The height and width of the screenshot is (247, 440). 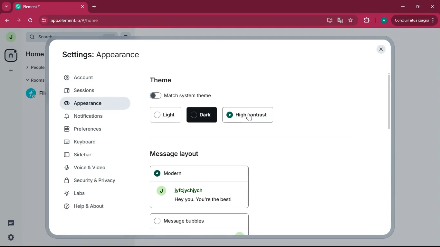 I want to click on home, so click(x=10, y=55).